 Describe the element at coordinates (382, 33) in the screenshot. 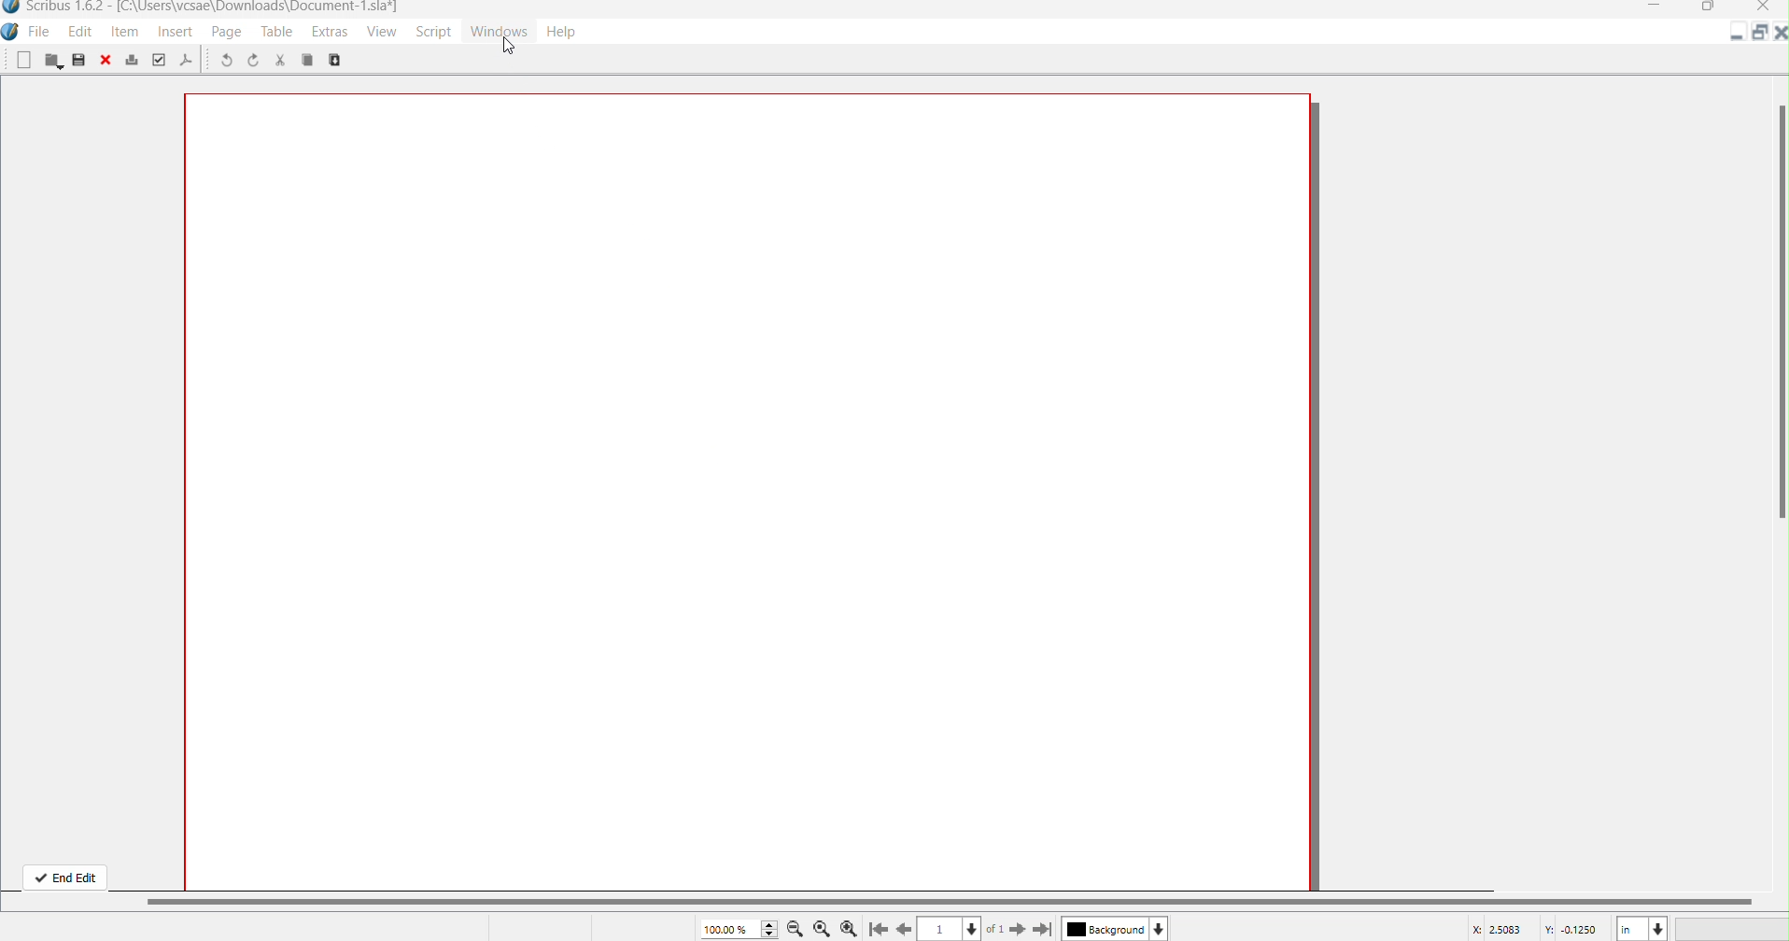

I see `` at that location.